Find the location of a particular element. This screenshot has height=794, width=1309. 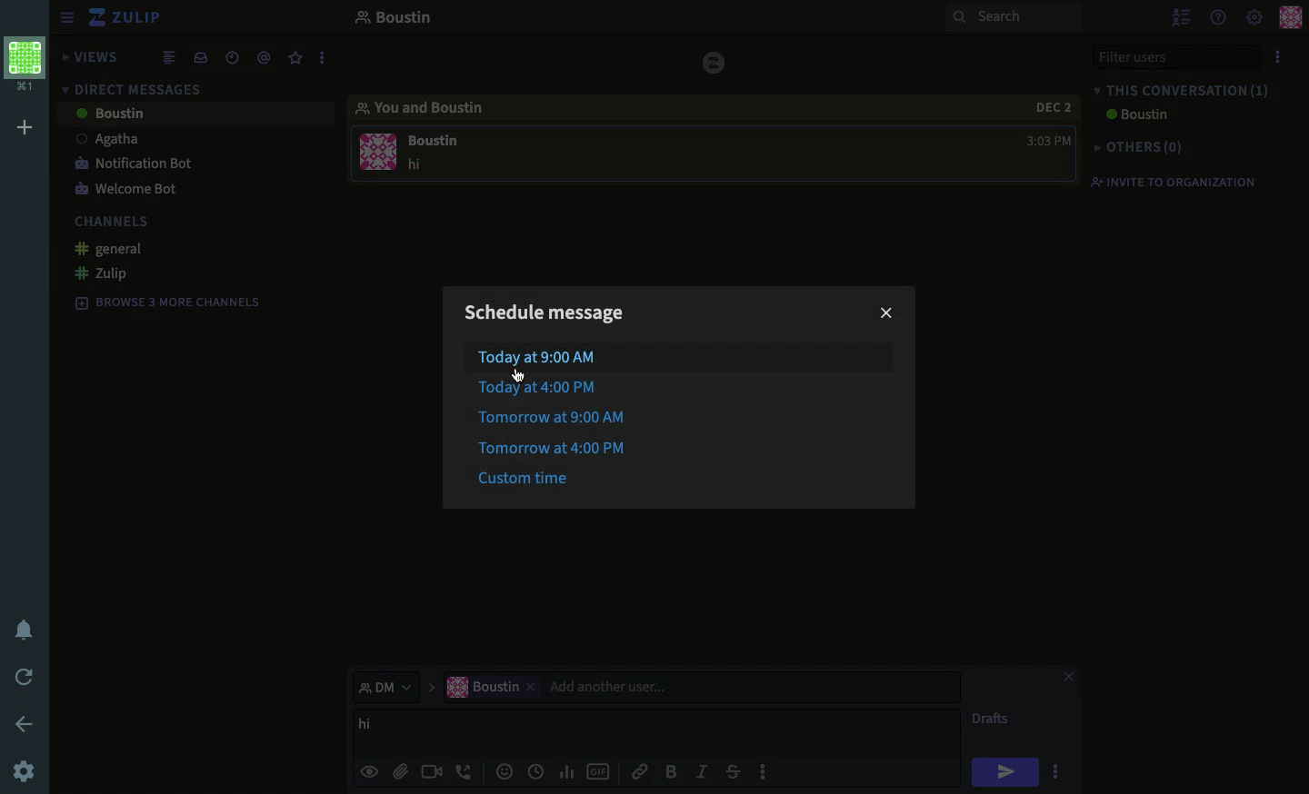

hide user list is located at coordinates (1182, 17).